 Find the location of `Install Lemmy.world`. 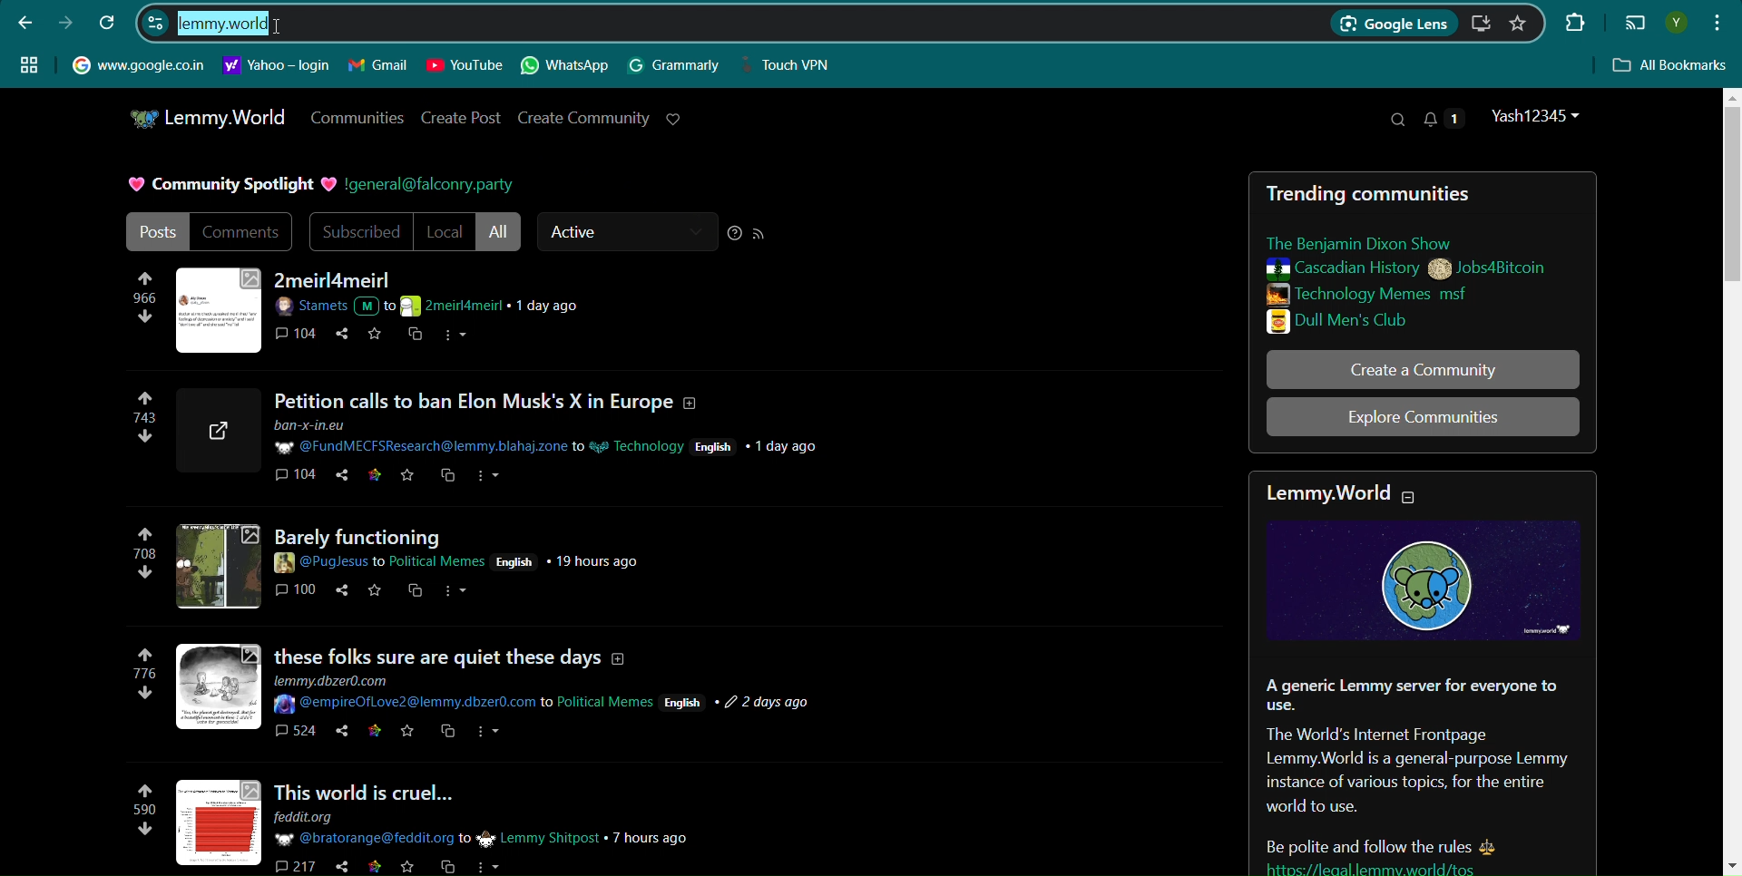

Install Lemmy.world is located at coordinates (1483, 24).